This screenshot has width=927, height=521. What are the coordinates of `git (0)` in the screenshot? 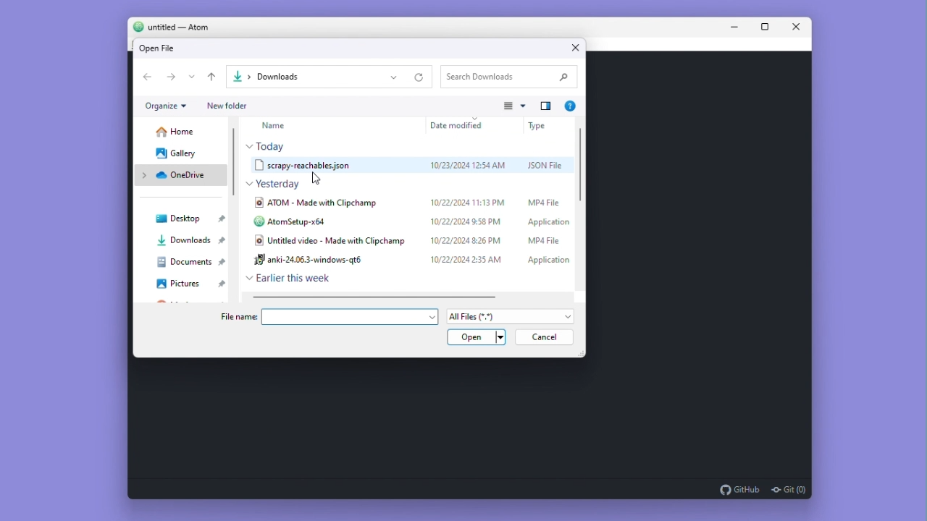 It's located at (787, 489).